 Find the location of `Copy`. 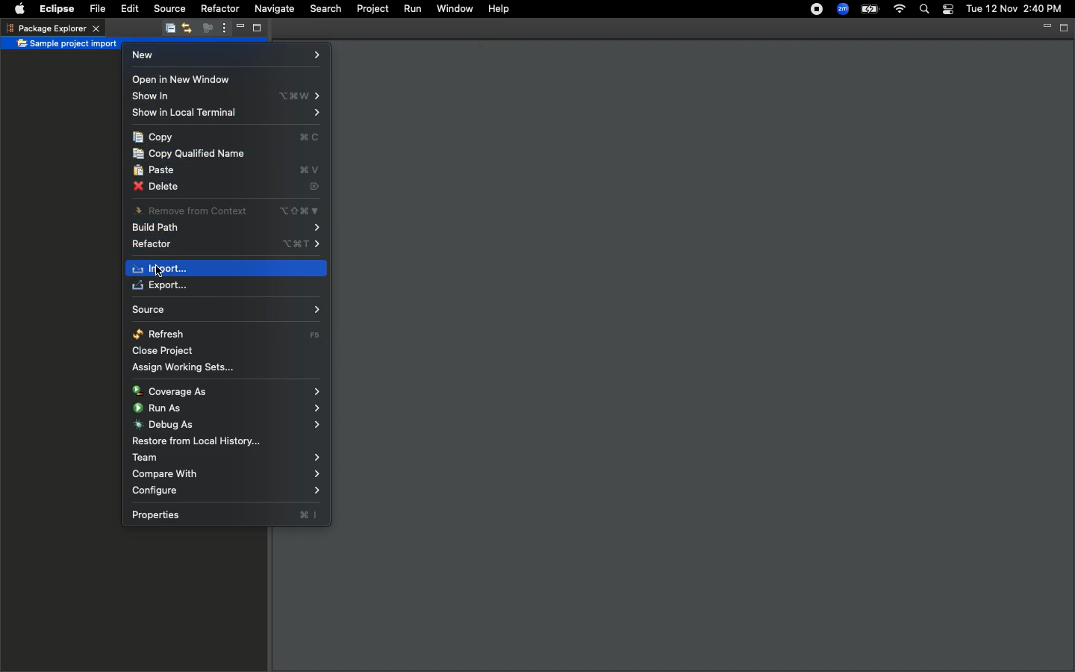

Copy is located at coordinates (226, 137).